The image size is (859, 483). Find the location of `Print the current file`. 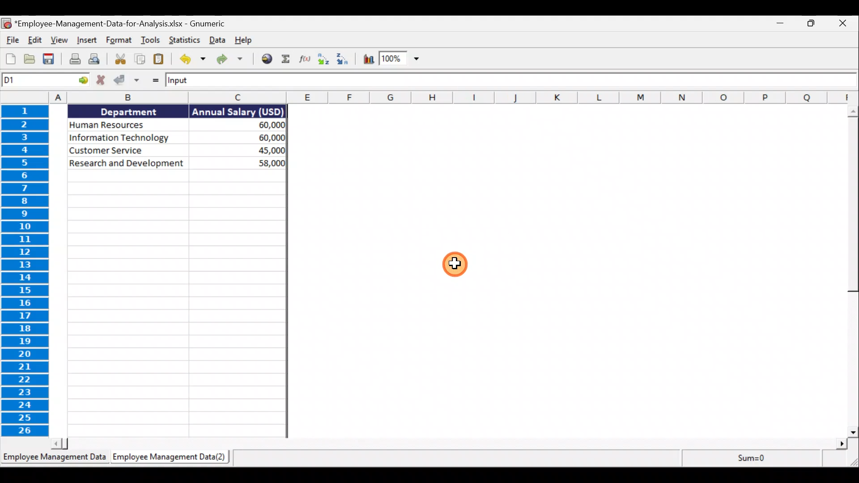

Print the current file is located at coordinates (73, 60).